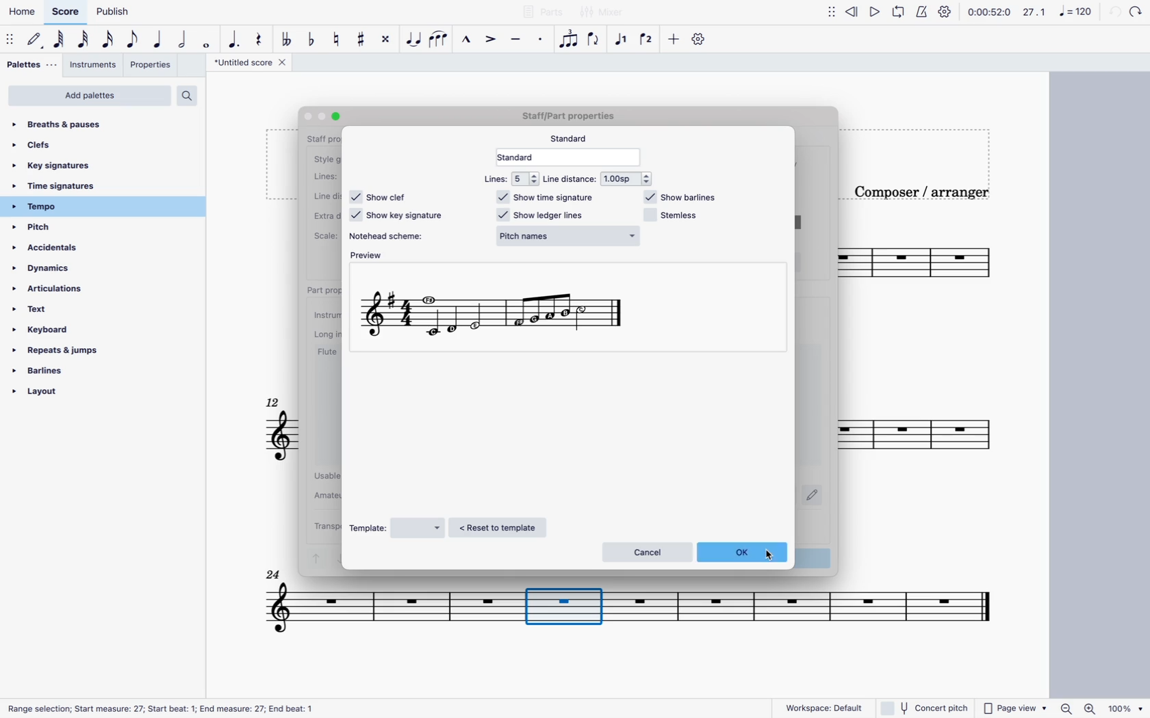 The height and width of the screenshot is (718, 1150). What do you see at coordinates (648, 36) in the screenshot?
I see `voice 2` at bounding box center [648, 36].